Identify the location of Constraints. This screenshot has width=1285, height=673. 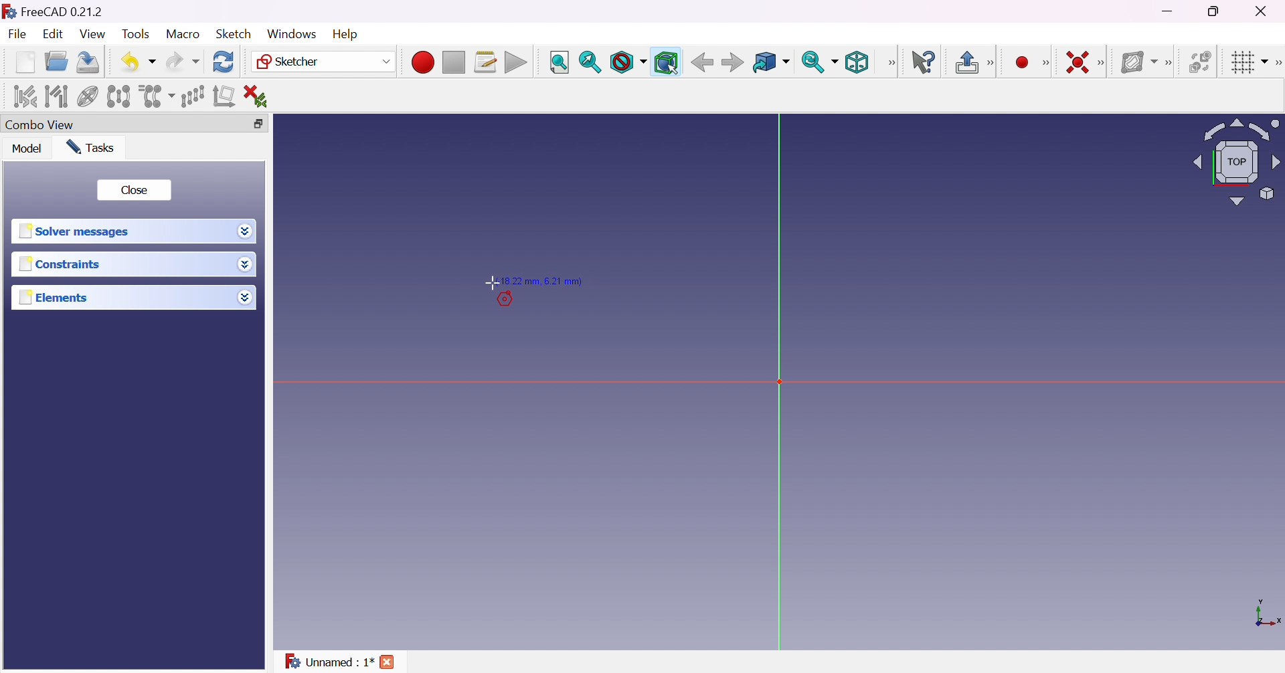
(64, 264).